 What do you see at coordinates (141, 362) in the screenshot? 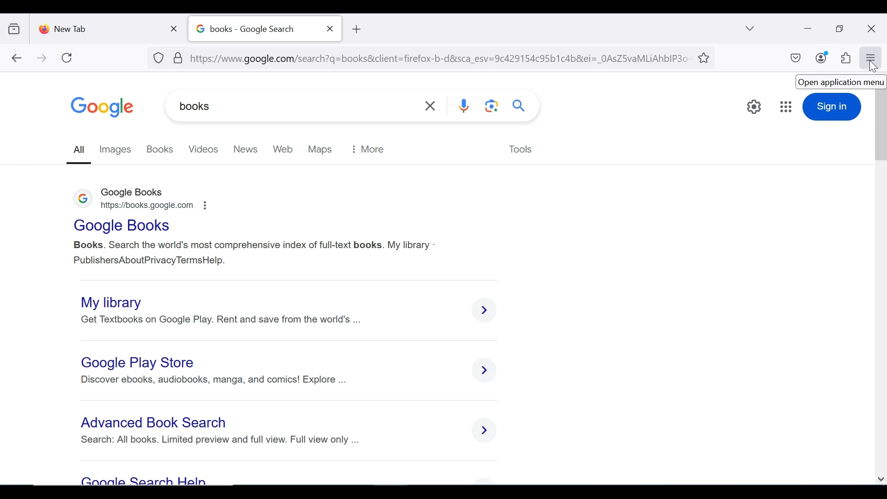
I see `Google Play Store` at bounding box center [141, 362].